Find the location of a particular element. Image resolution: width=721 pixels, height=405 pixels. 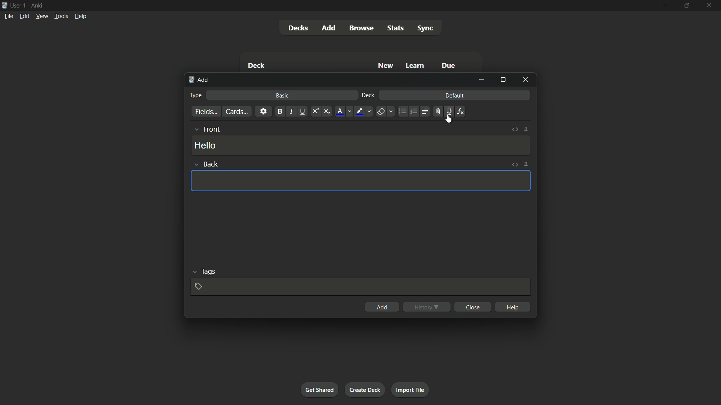

close window is located at coordinates (525, 80).